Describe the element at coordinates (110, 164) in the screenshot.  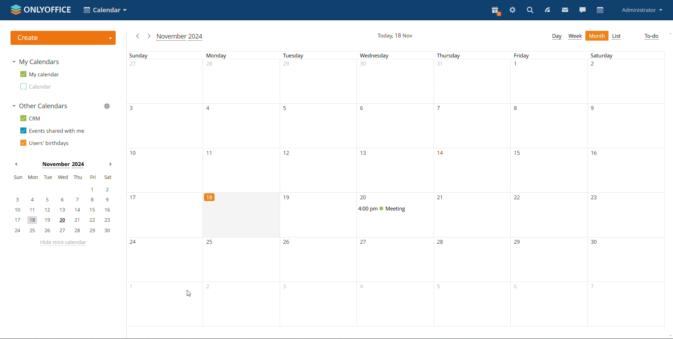
I see `next month` at that location.